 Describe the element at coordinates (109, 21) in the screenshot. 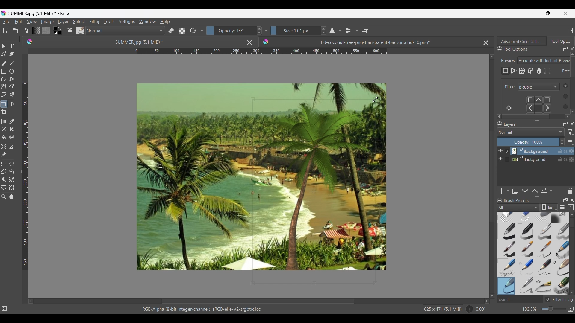

I see `Tools` at that location.